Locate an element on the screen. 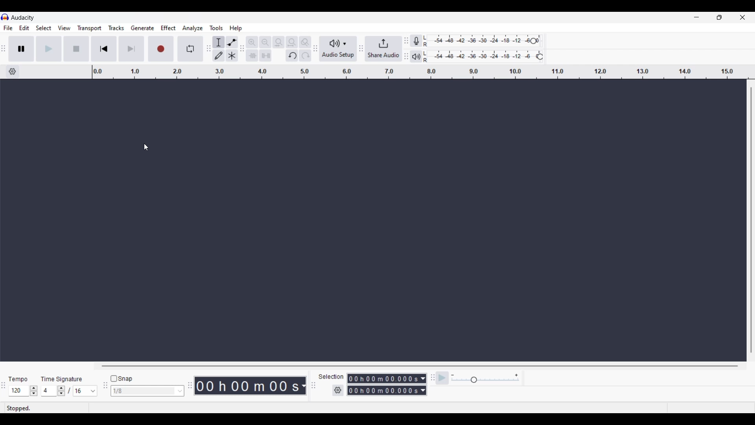 This screenshot has width=755, height=425. Change recording level is located at coordinates (533, 41).